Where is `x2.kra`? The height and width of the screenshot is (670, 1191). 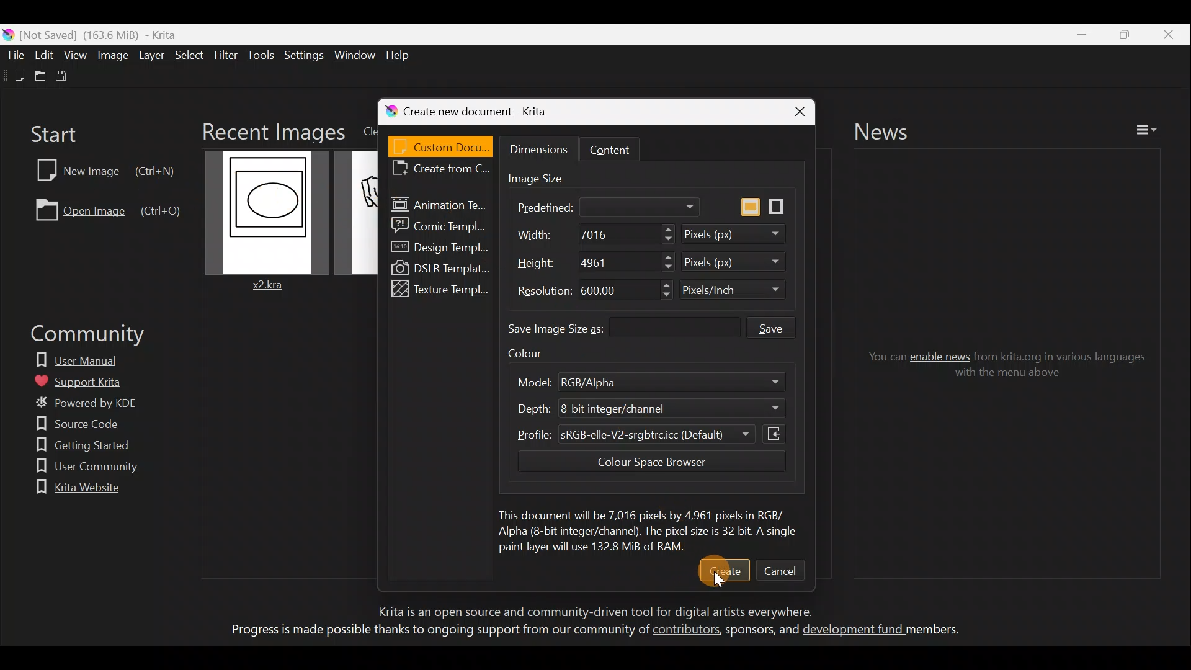
x2.kra is located at coordinates (274, 221).